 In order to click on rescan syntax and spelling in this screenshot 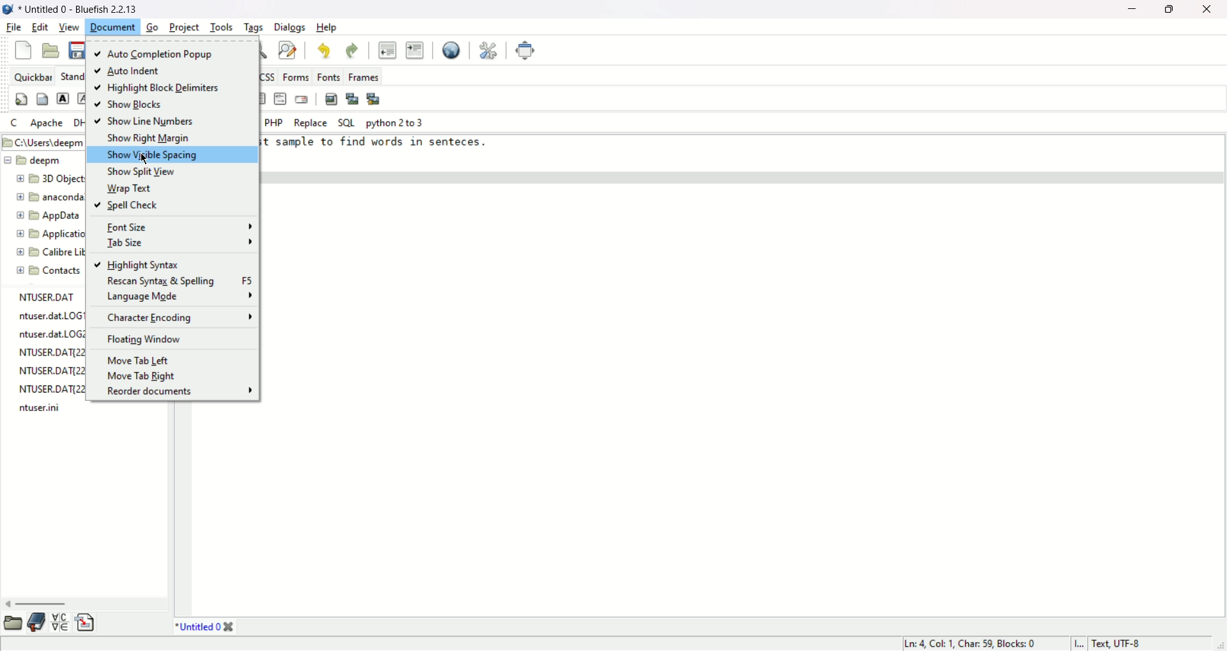, I will do `click(172, 281)`.